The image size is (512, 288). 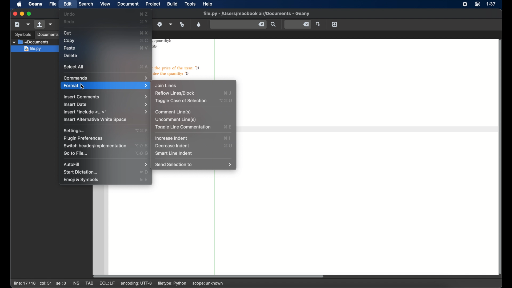 What do you see at coordinates (208, 284) in the screenshot?
I see `scope: unknown` at bounding box center [208, 284].